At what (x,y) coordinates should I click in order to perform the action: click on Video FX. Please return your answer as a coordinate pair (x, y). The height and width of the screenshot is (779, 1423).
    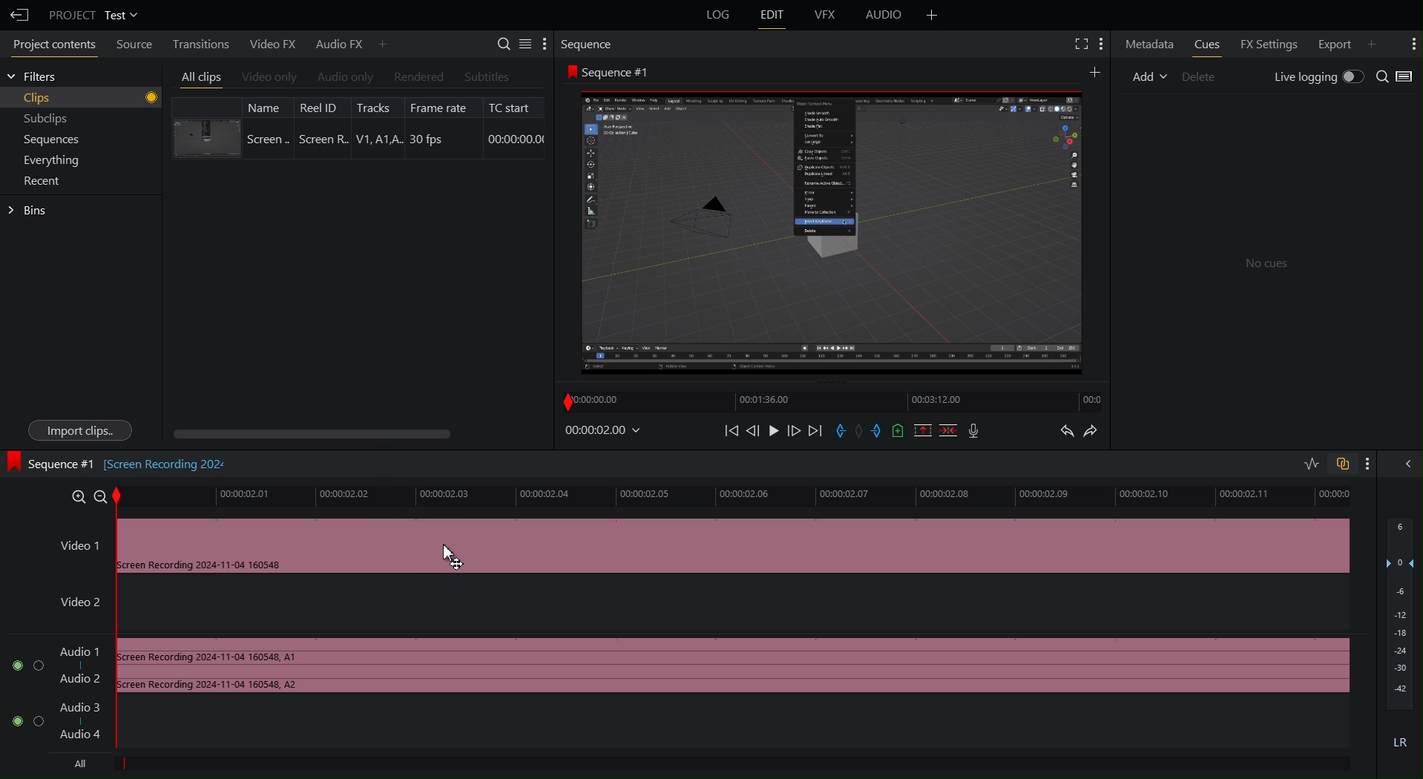
    Looking at the image, I should click on (272, 43).